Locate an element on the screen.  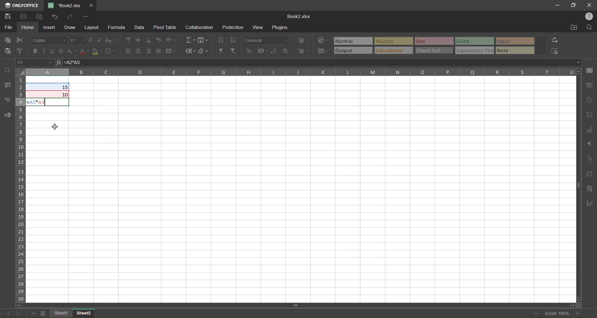
more options is located at coordinates (543, 46).